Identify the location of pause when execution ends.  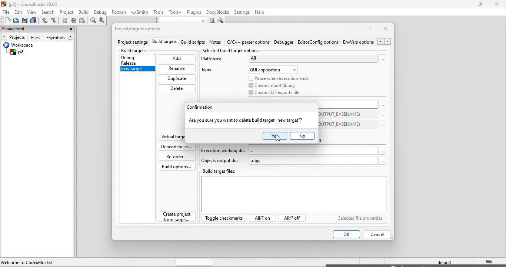
(283, 78).